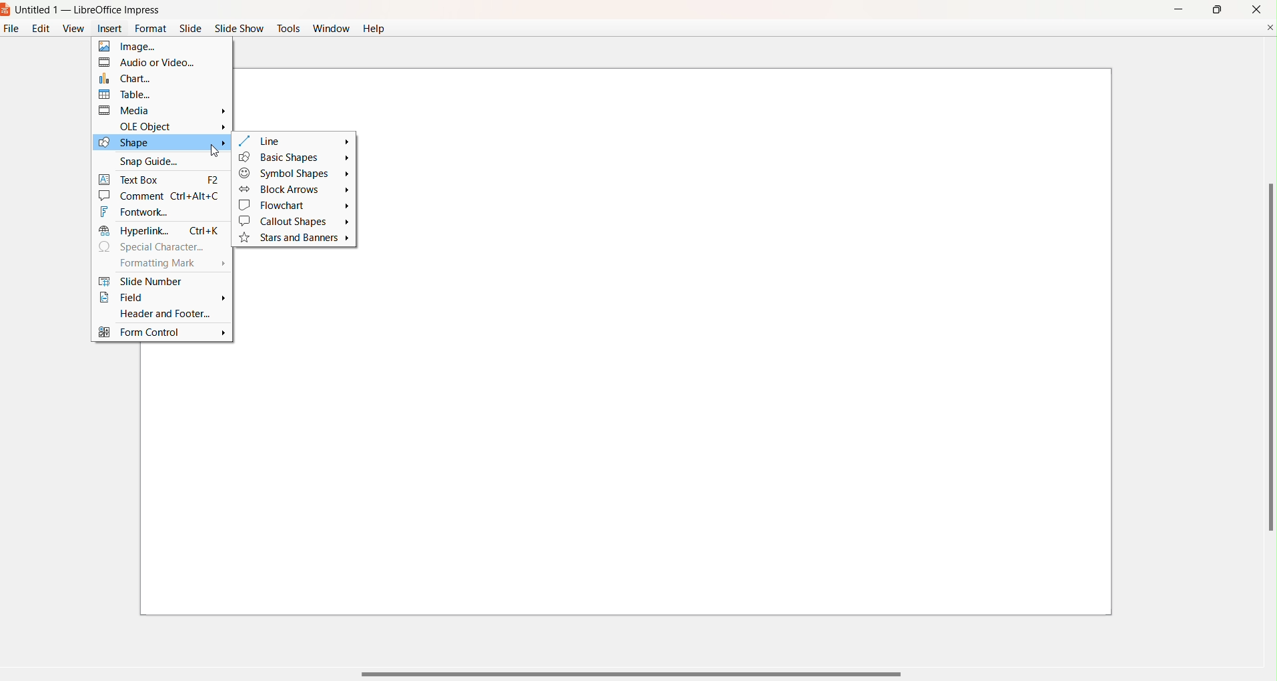  Describe the element at coordinates (1177, 8) in the screenshot. I see `Minimize` at that location.